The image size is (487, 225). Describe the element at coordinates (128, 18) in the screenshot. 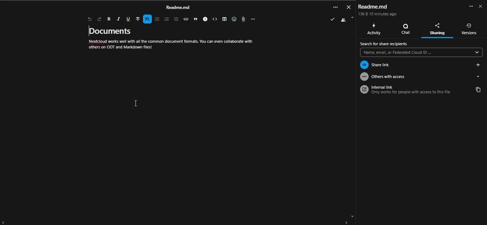

I see `underline` at that location.